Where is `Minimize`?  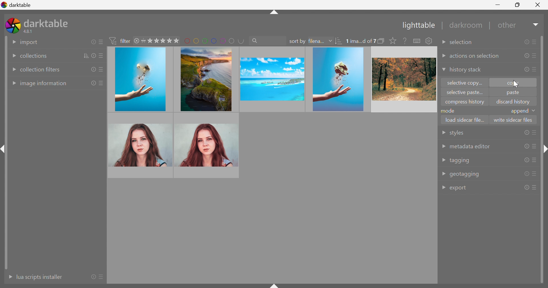 Minimize is located at coordinates (499, 4).